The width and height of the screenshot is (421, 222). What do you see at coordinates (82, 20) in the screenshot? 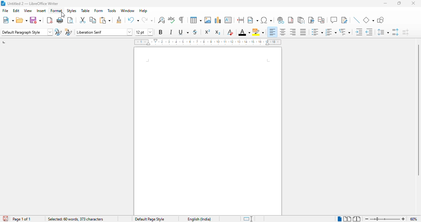
I see `cut` at bounding box center [82, 20].